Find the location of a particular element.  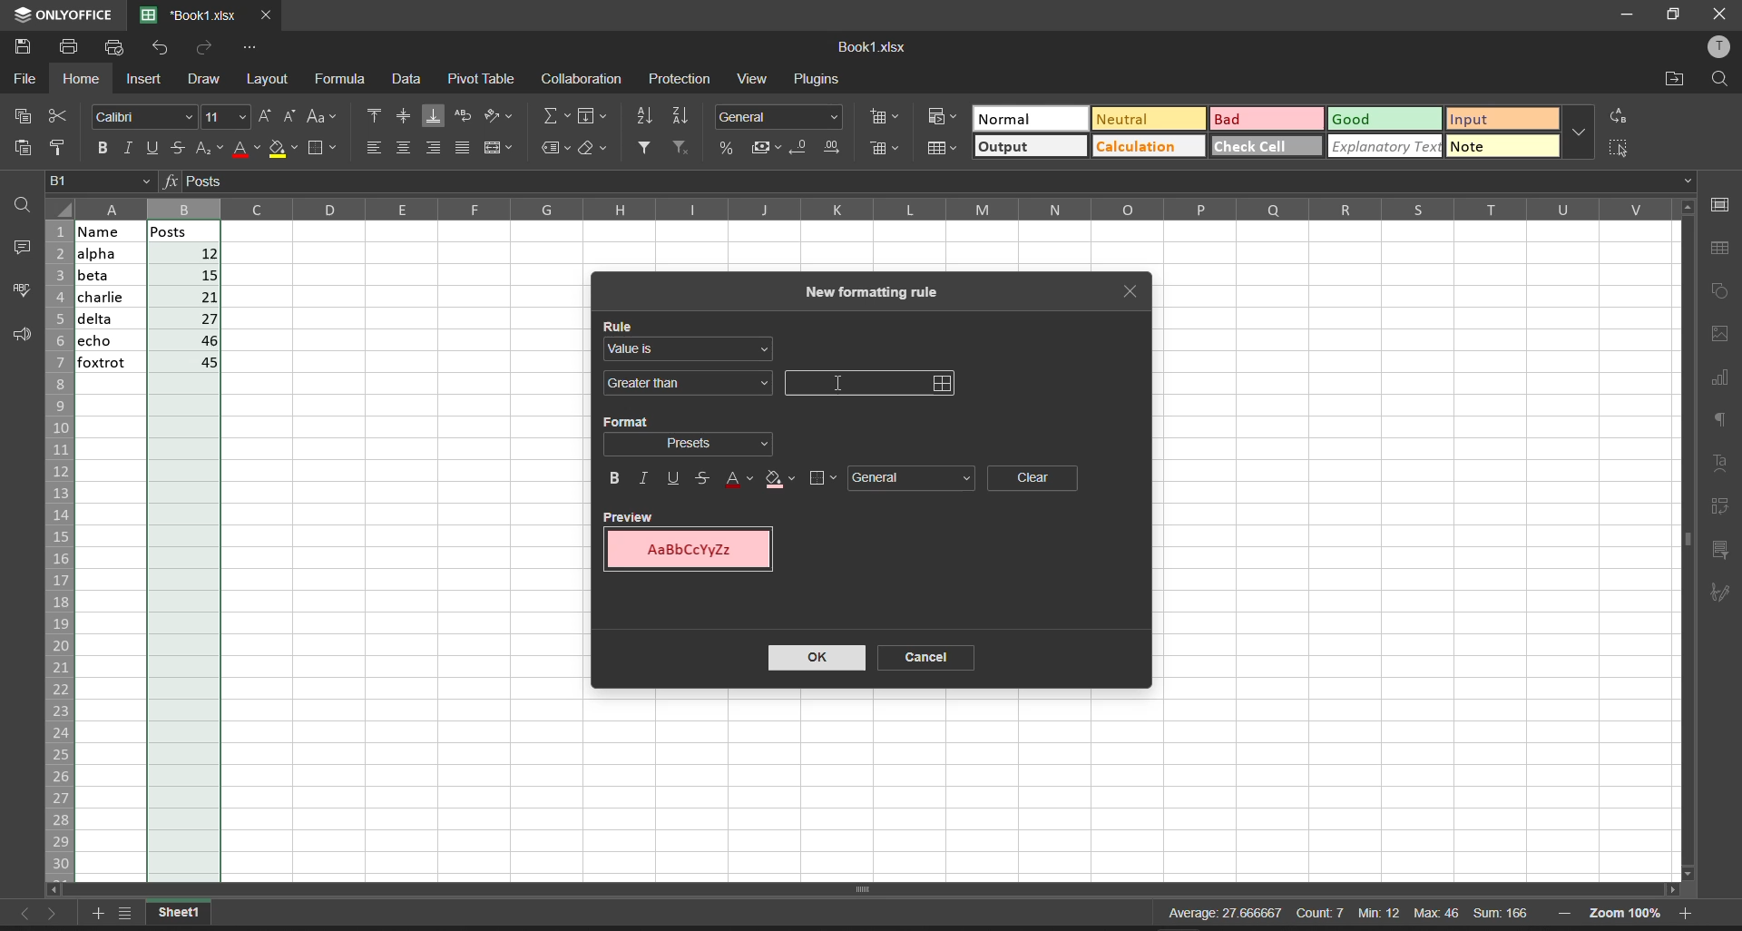

change case is located at coordinates (323, 118).